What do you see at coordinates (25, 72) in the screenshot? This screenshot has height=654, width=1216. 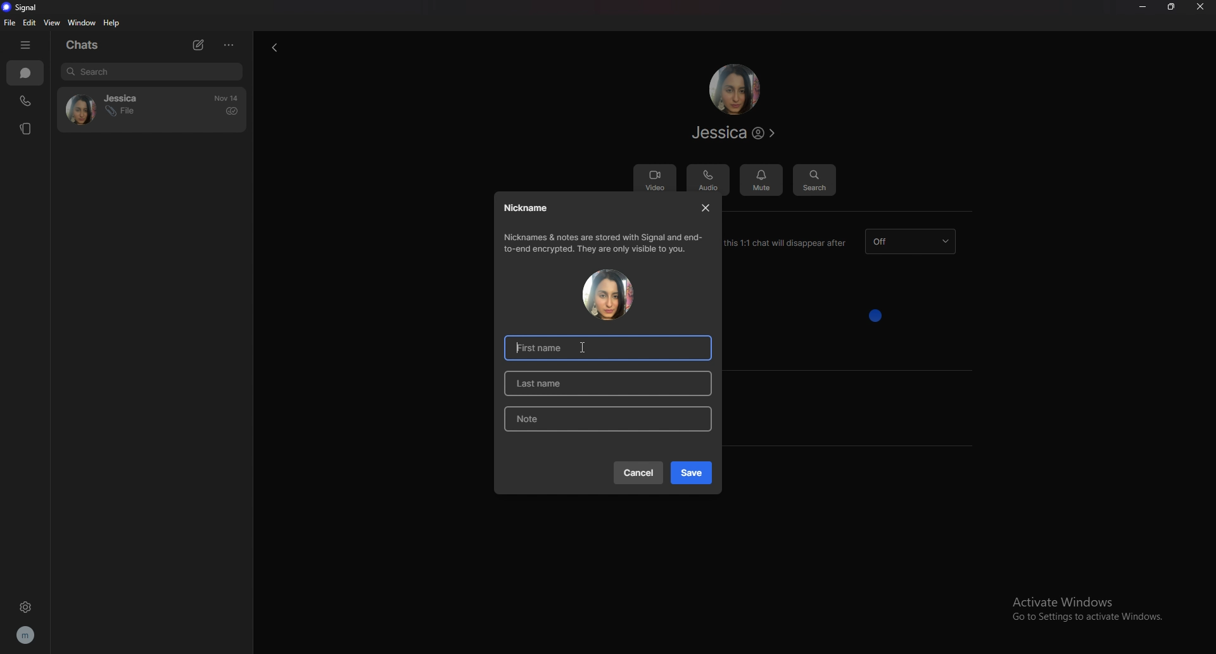 I see `chats` at bounding box center [25, 72].